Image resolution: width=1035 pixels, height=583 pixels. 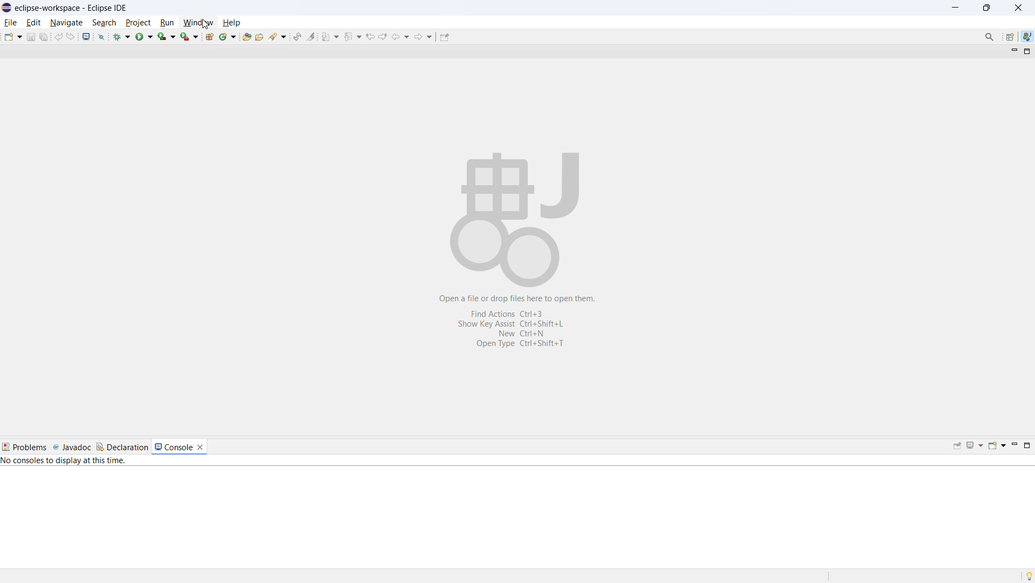 I want to click on run, so click(x=144, y=37).